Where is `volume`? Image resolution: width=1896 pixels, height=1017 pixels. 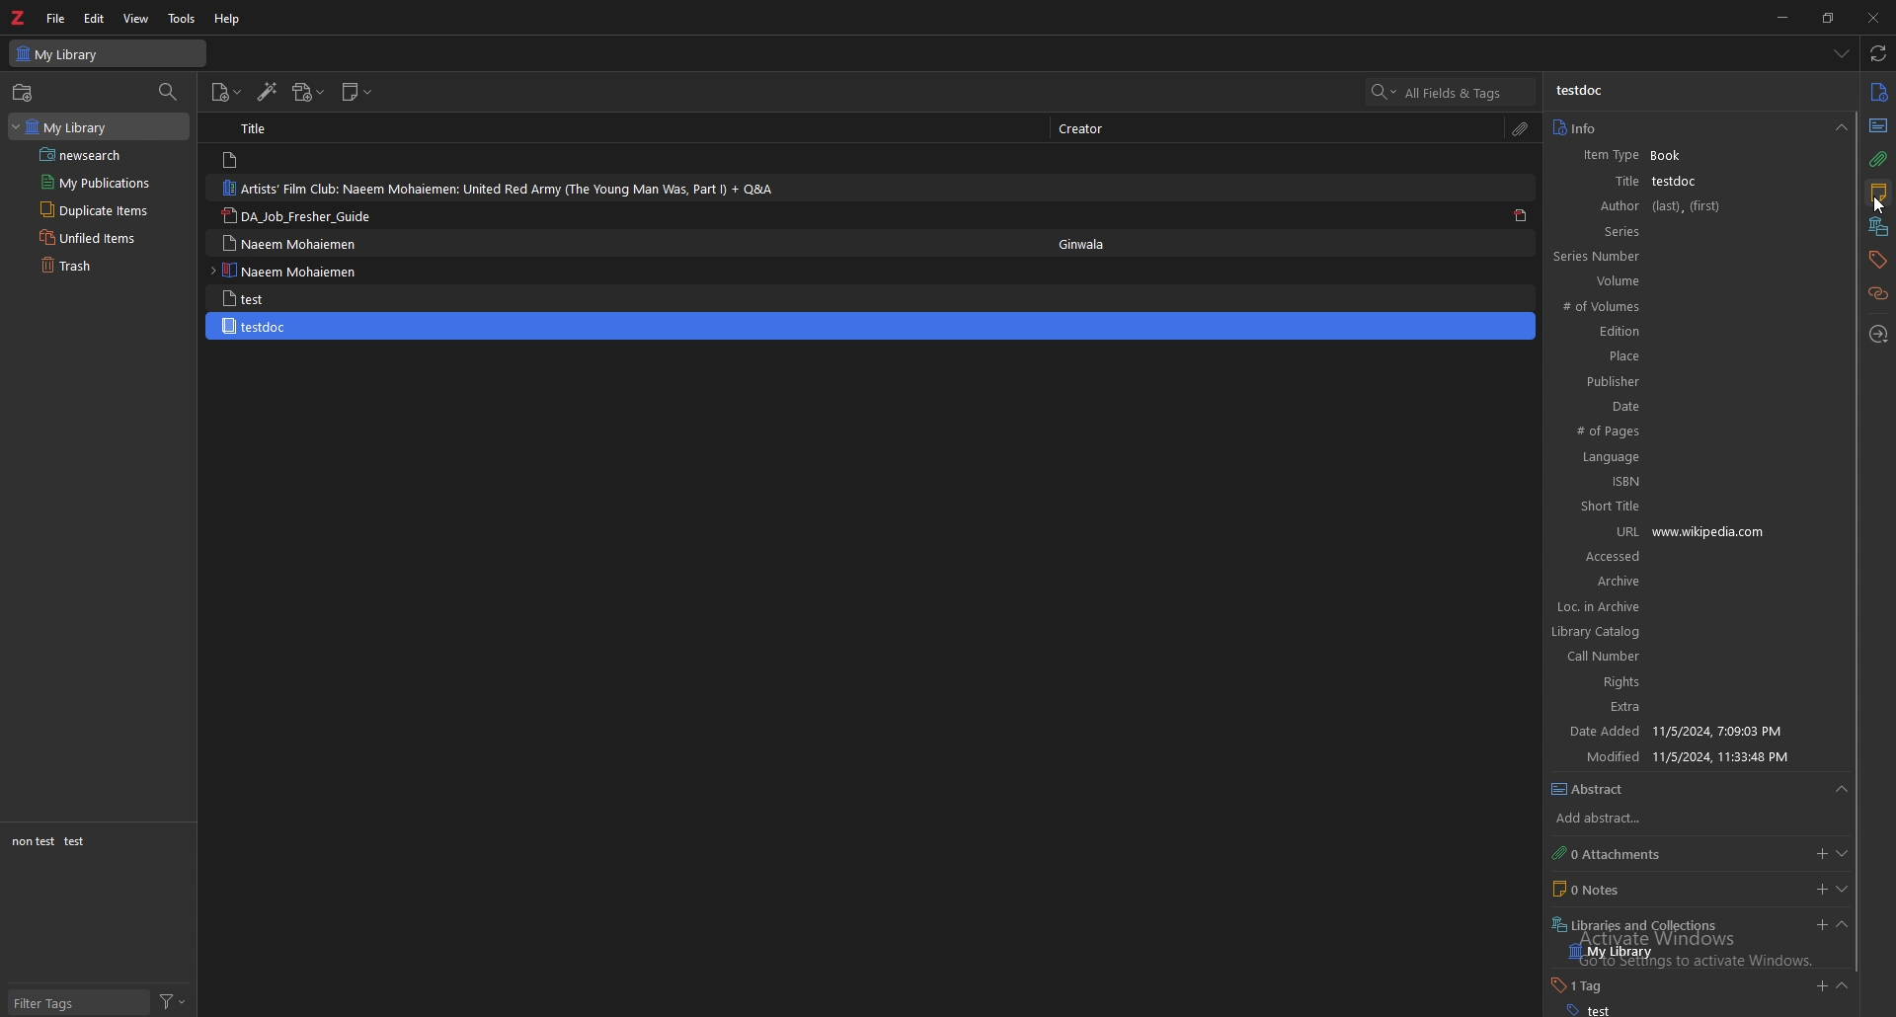
volume is located at coordinates (1668, 283).